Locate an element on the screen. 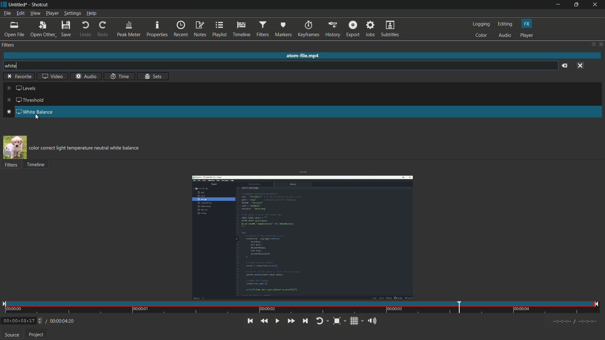  close app is located at coordinates (596, 5).